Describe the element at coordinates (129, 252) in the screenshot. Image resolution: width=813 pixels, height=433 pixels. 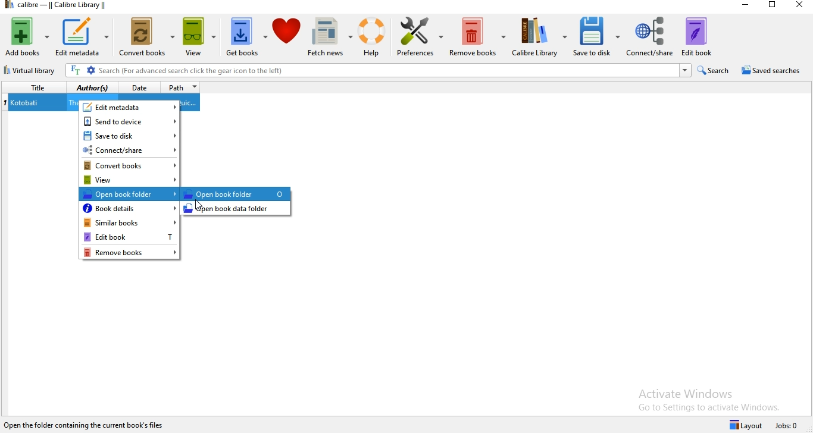
I see `remove books` at that location.